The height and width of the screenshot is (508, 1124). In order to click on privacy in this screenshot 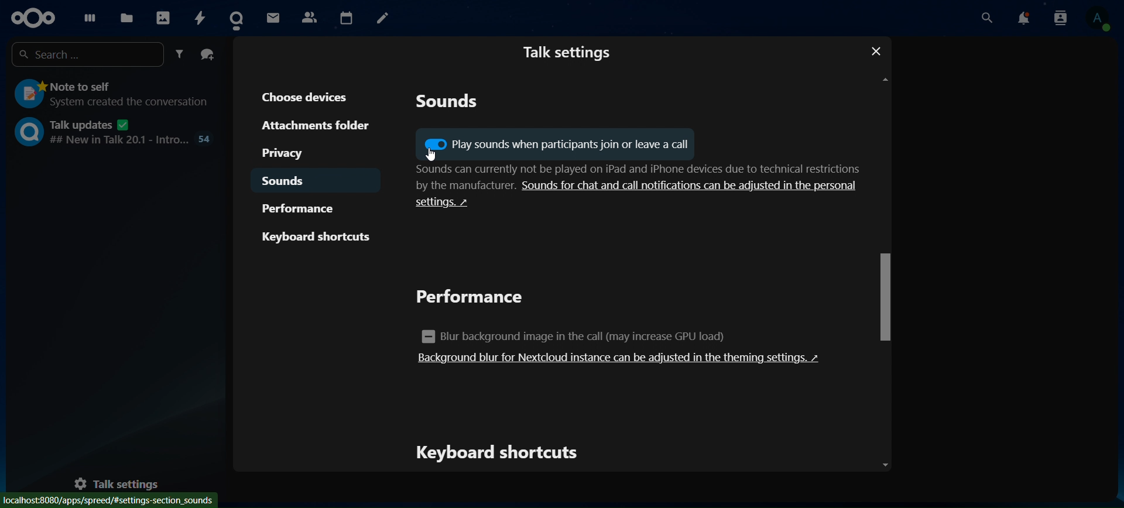, I will do `click(296, 153)`.